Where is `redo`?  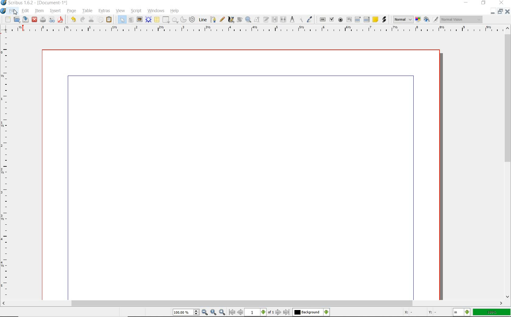
redo is located at coordinates (83, 20).